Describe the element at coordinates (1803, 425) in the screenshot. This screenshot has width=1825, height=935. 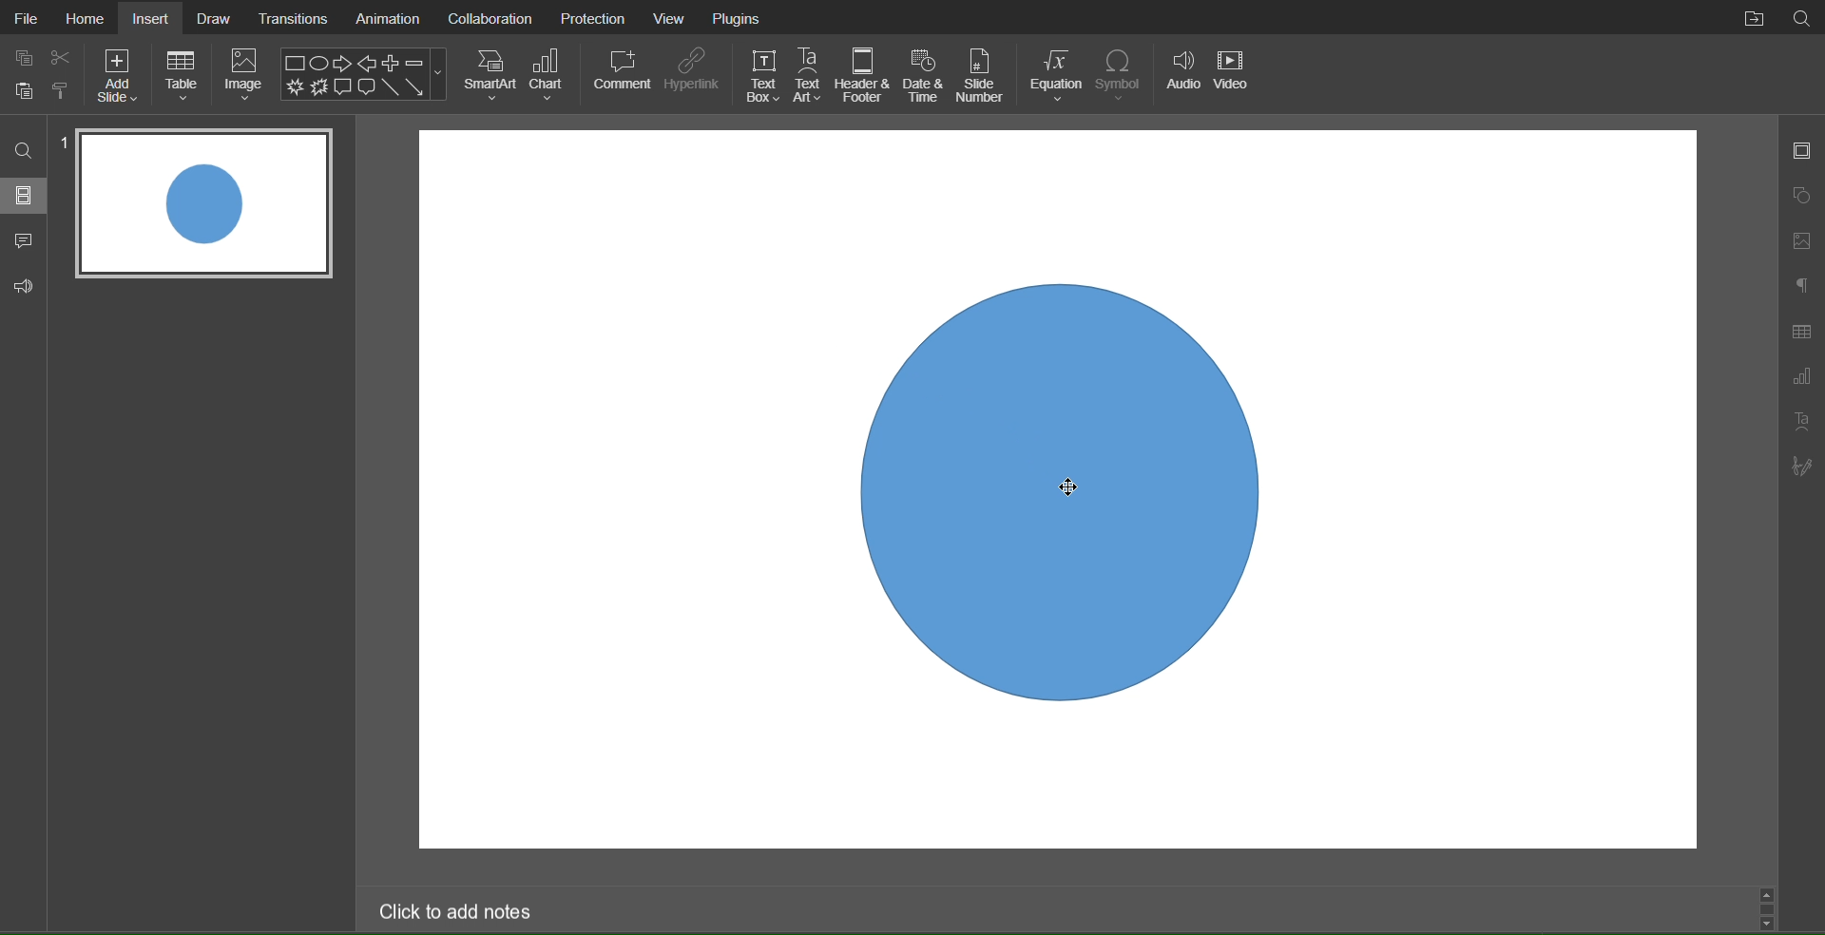
I see `Text Art` at that location.